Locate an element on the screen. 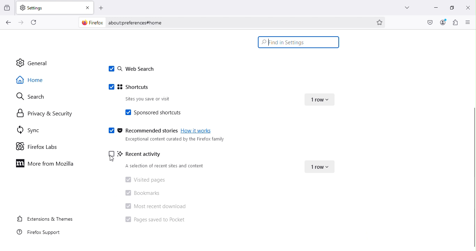 The image size is (476, 251). Extensions is located at coordinates (455, 22).